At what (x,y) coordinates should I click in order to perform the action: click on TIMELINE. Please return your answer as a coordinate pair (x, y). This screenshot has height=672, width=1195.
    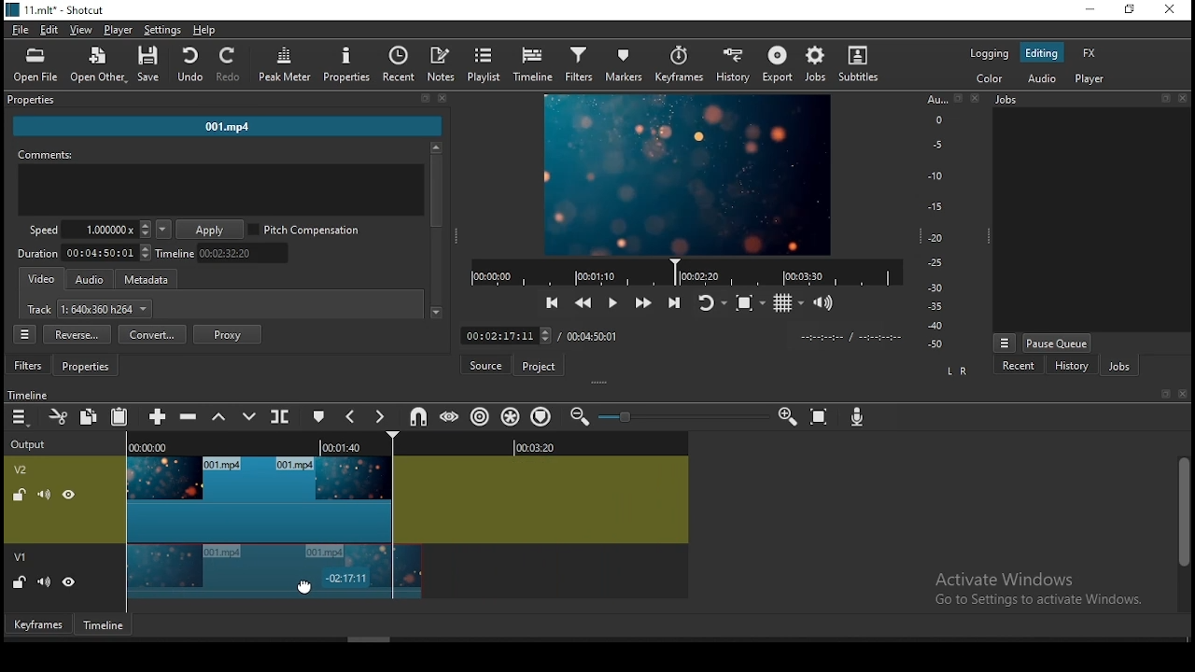
    Looking at the image, I should click on (685, 272).